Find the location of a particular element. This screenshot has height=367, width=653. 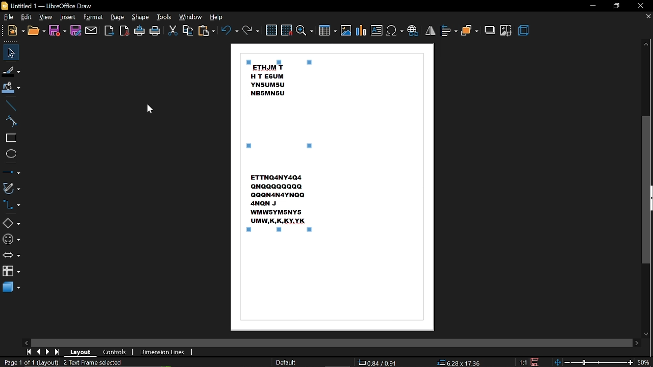

ellipse is located at coordinates (11, 154).